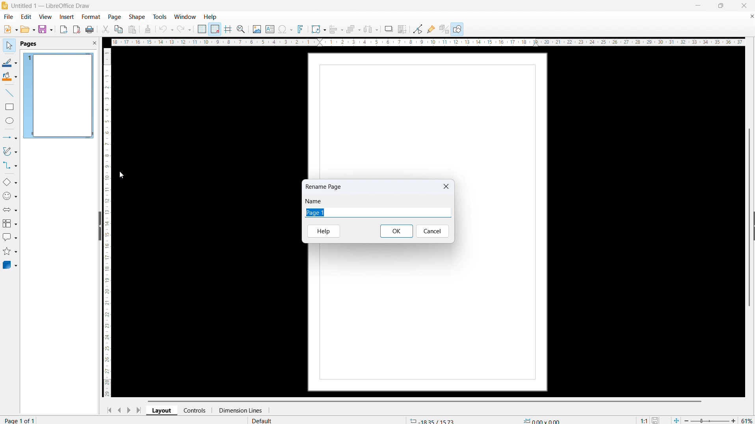  Describe the element at coordinates (262, 420) in the screenshot. I see `default page style` at that location.